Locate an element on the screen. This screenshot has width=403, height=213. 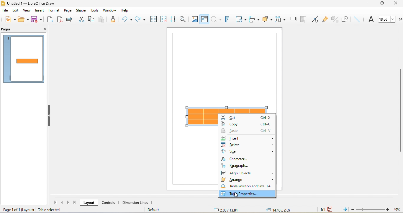
Untitled 1 — LibreOffice Draw is located at coordinates (28, 3).